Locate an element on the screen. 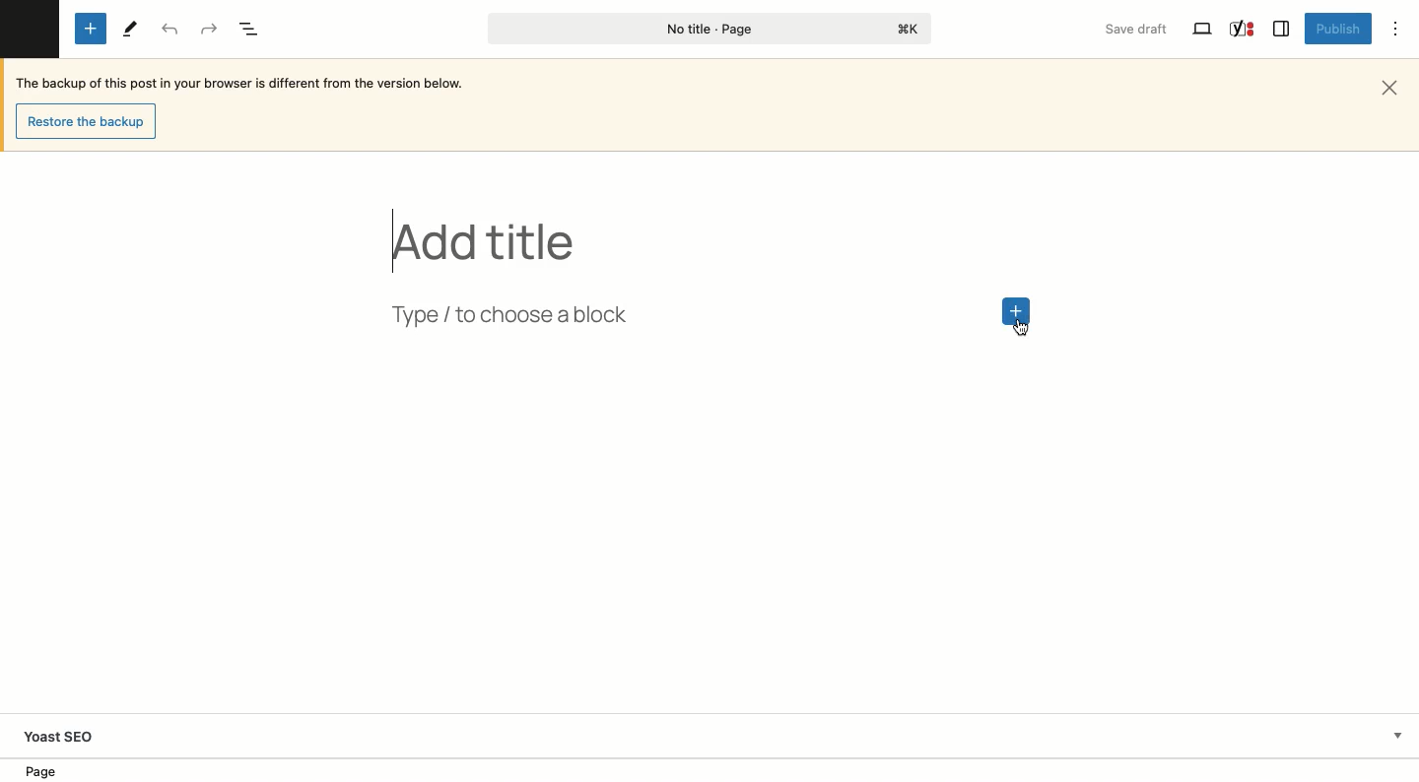 The width and height of the screenshot is (1419, 782). Restore the backup is located at coordinates (88, 121).